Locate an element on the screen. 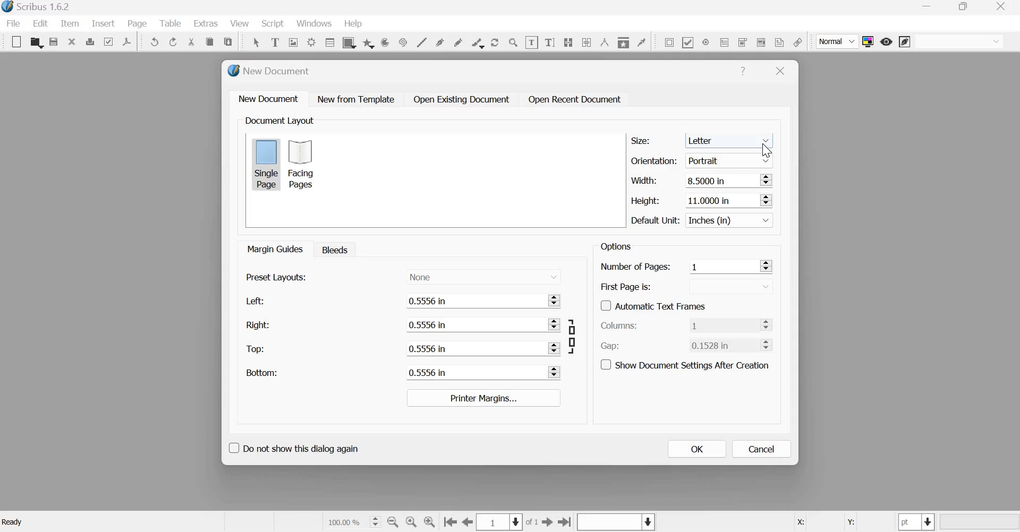 This screenshot has width=1020, height=532. Default Unit:  is located at coordinates (656, 221).